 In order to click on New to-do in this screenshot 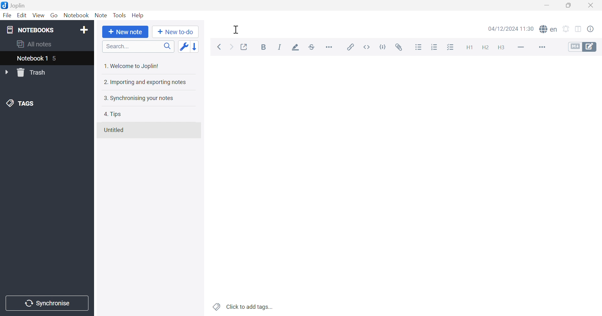, I will do `click(175, 31)`.